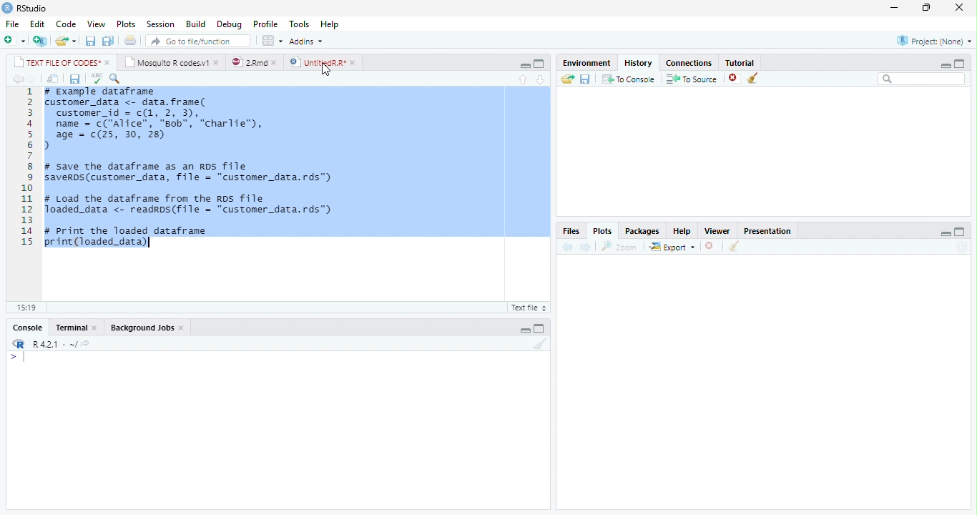 The height and width of the screenshot is (515, 977). I want to click on forward, so click(33, 79).